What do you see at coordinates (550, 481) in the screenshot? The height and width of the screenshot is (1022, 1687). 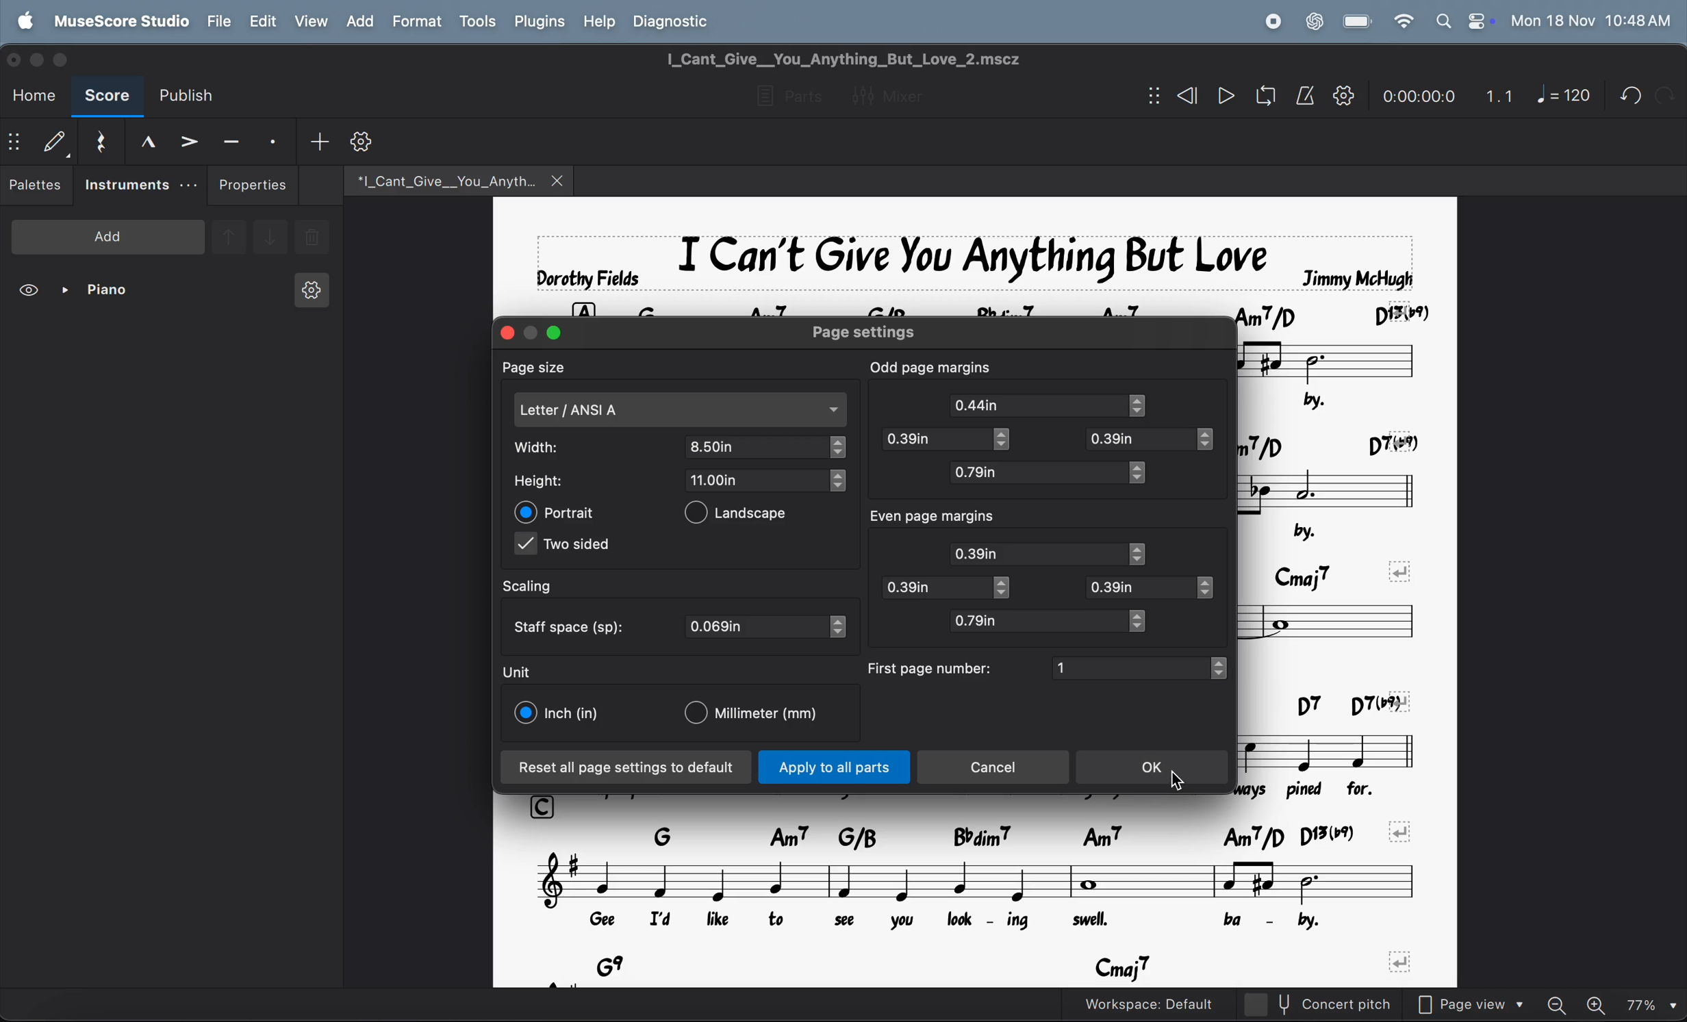 I see `height` at bounding box center [550, 481].